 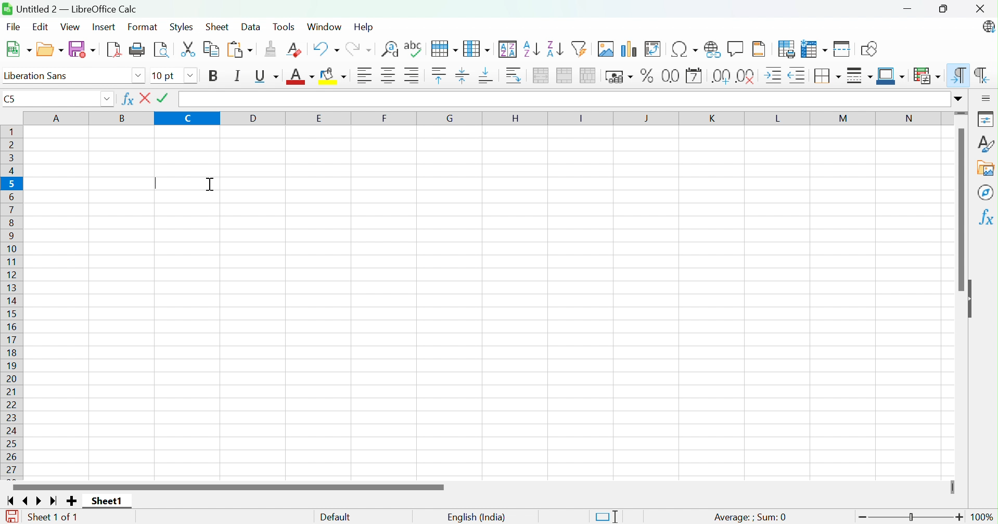 What do you see at coordinates (366, 75) in the screenshot?
I see `Align left` at bounding box center [366, 75].